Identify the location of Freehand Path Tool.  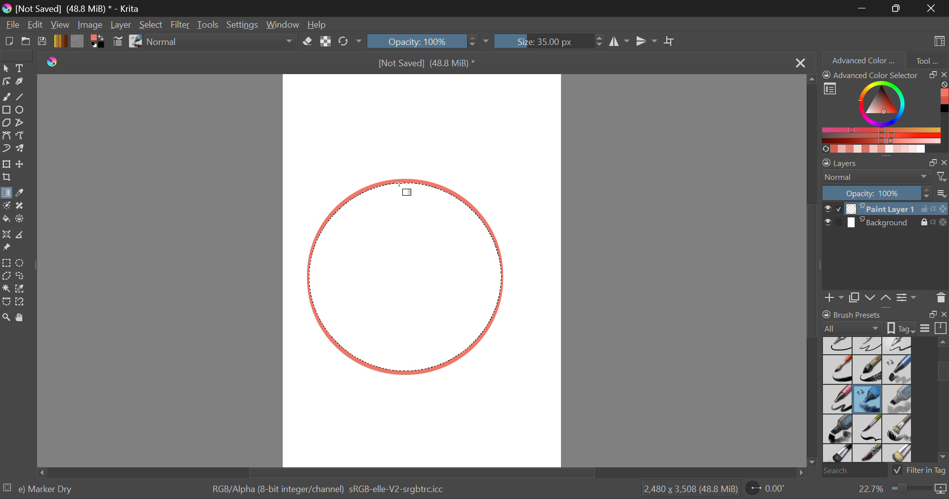
(20, 135).